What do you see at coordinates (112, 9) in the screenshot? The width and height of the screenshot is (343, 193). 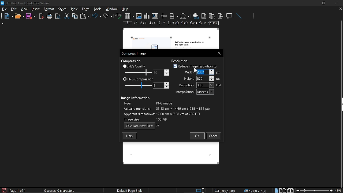 I see `window` at bounding box center [112, 9].